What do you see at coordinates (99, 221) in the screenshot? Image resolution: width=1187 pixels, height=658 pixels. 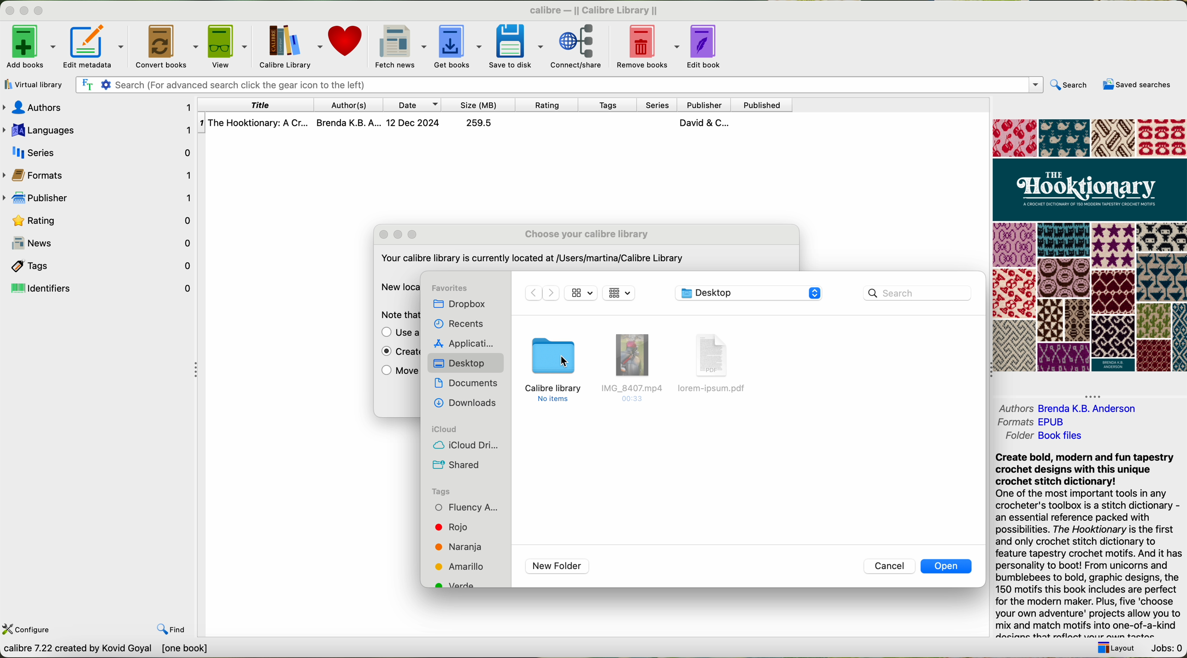 I see `rating` at bounding box center [99, 221].